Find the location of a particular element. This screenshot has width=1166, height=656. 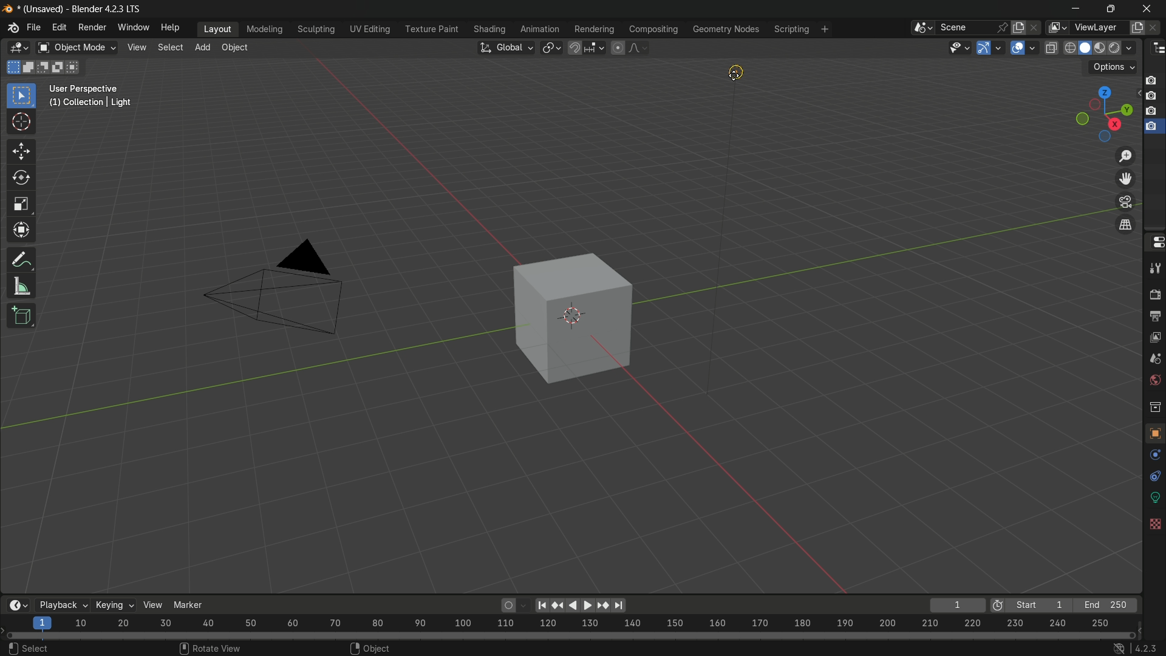

capture is located at coordinates (1151, 77).